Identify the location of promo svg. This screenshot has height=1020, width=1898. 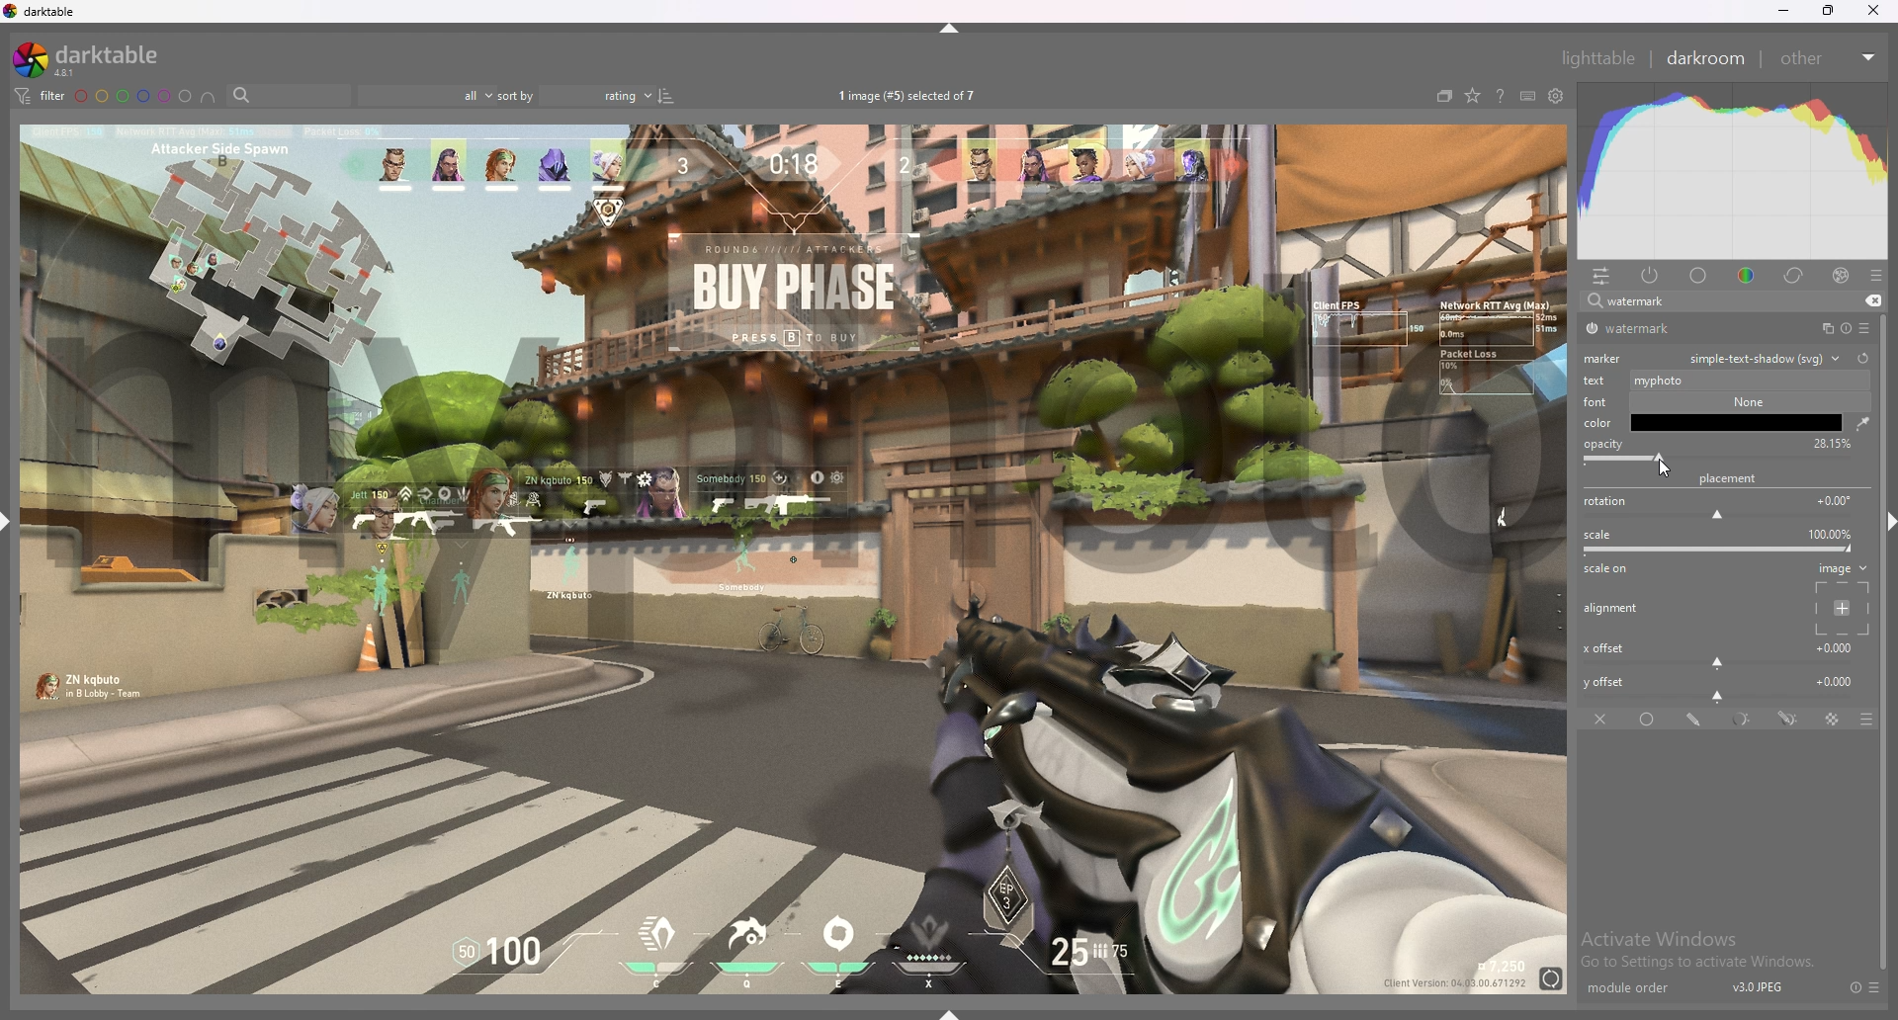
(1742, 427).